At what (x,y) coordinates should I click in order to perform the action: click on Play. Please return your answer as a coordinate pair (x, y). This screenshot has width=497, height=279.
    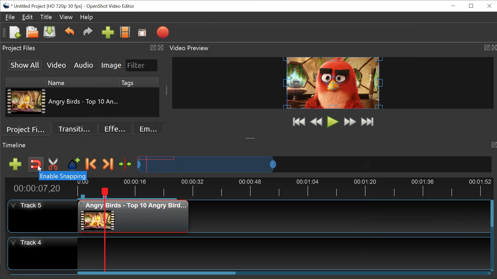
    Looking at the image, I should click on (332, 122).